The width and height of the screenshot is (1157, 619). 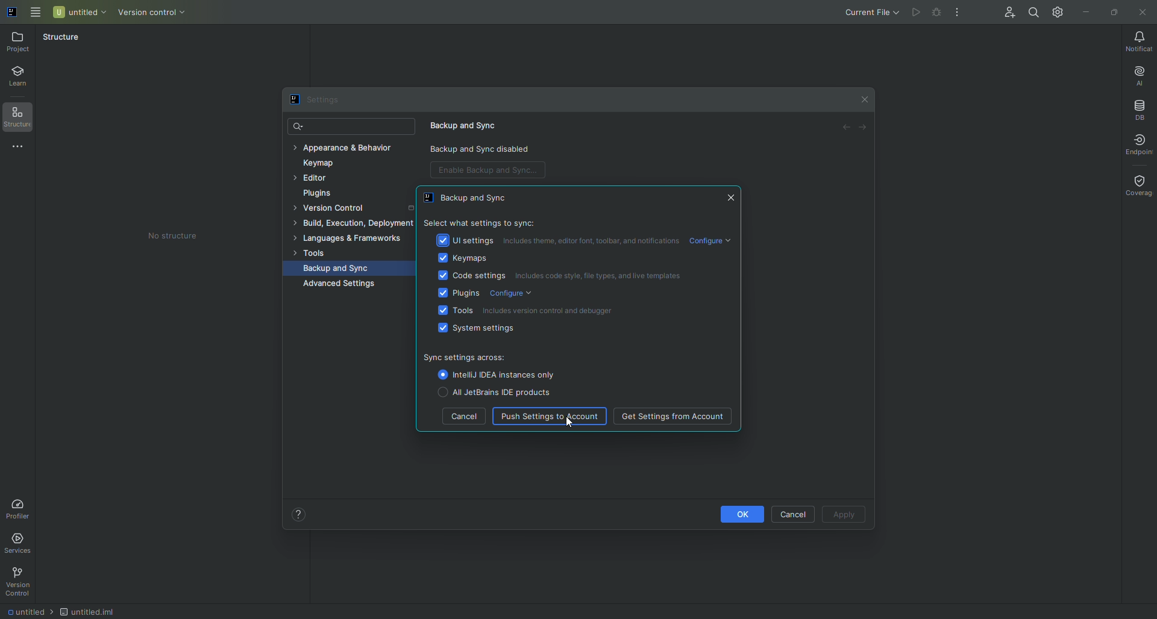 I want to click on All JetBrains IDE products, so click(x=491, y=393).